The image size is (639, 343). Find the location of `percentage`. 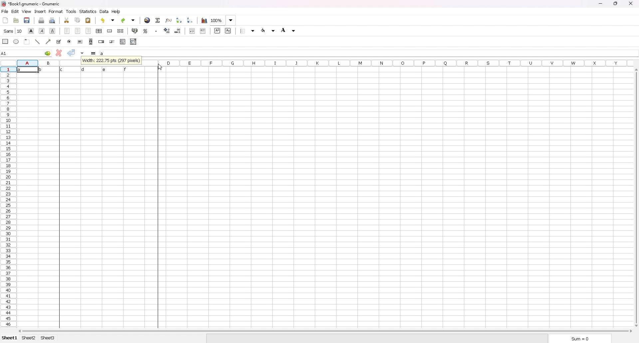

percentage is located at coordinates (145, 31).